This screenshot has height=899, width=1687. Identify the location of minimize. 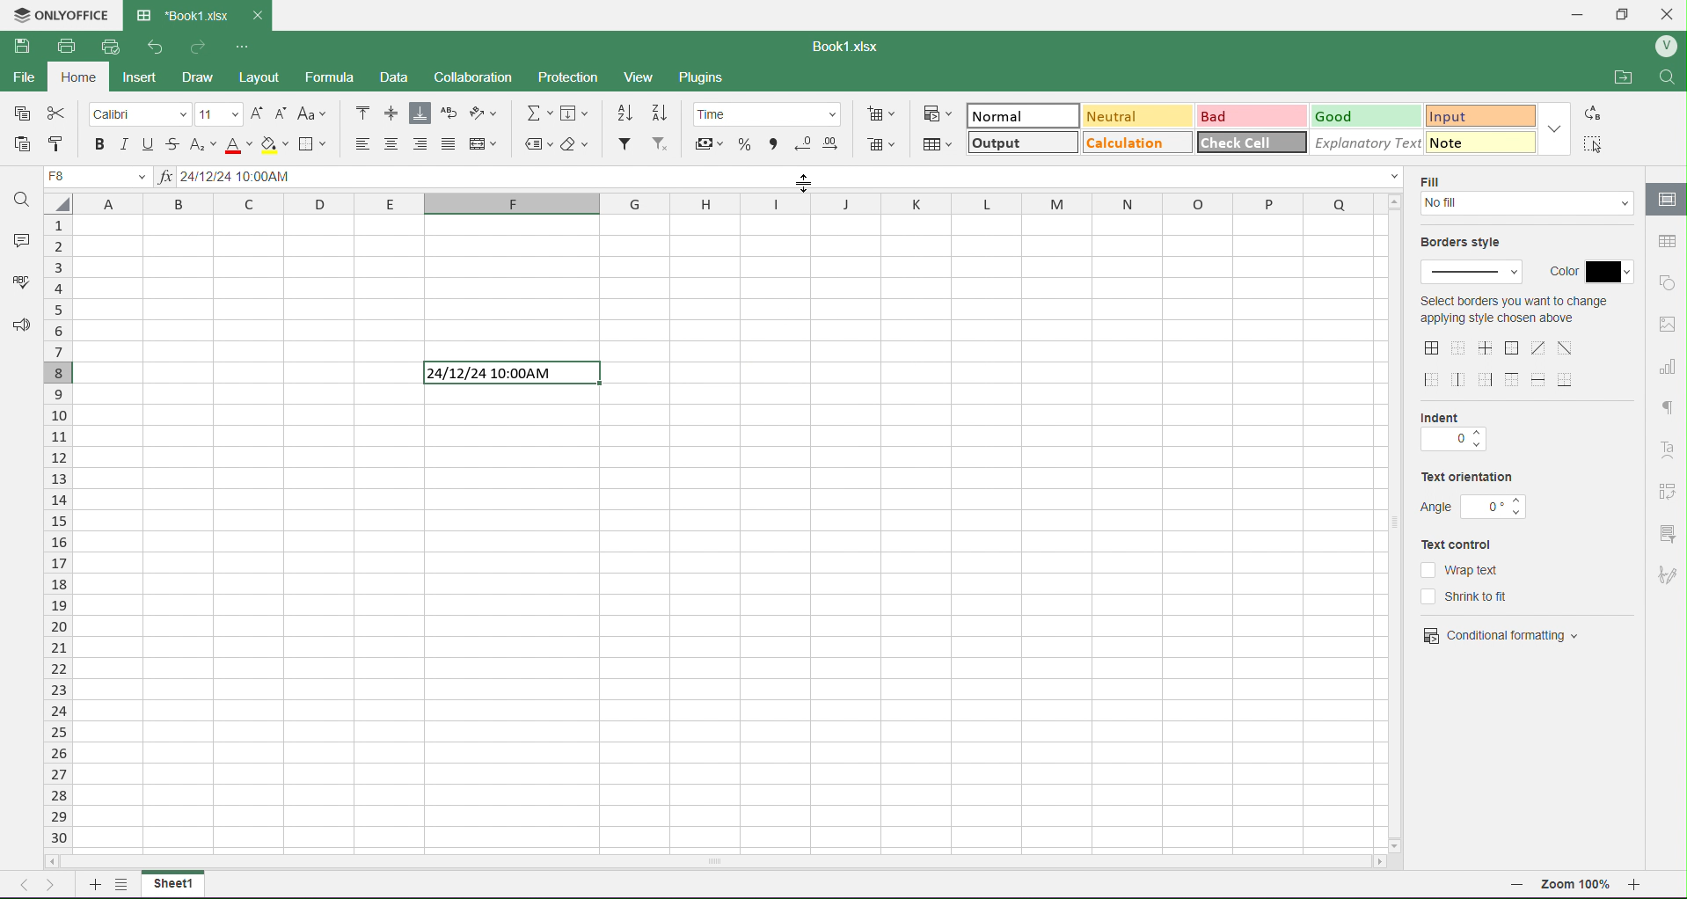
(1578, 14).